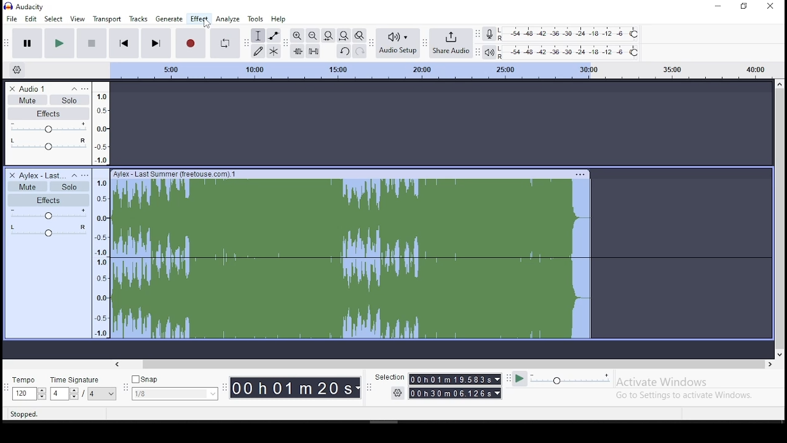 Image resolution: width=787 pixels, height=443 pixels. Describe the element at coordinates (49, 145) in the screenshot. I see `pan` at that location.